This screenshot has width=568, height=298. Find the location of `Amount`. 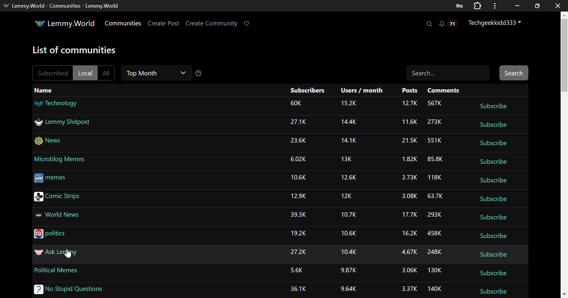

Amount is located at coordinates (409, 122).